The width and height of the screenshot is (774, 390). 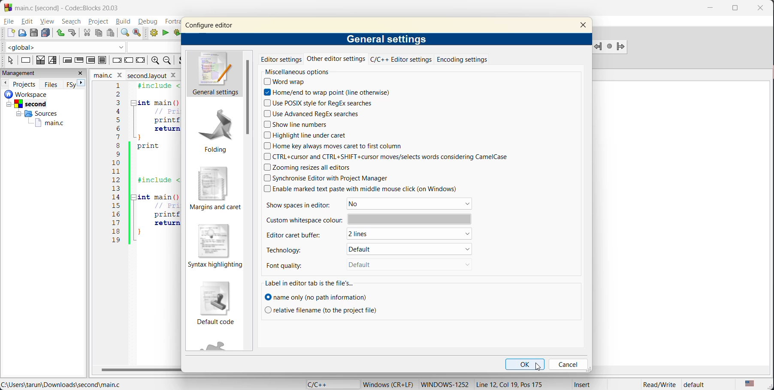 What do you see at coordinates (80, 74) in the screenshot?
I see `close` at bounding box center [80, 74].